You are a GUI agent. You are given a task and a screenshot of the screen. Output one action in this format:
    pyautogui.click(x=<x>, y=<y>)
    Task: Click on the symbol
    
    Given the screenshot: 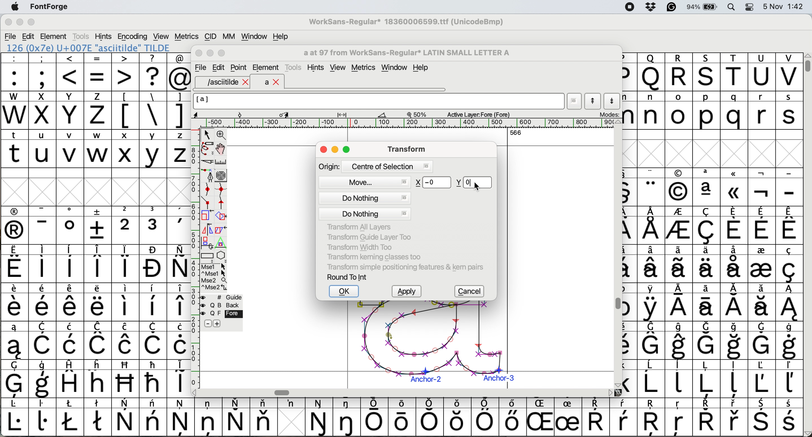 What is the action you would take?
    pyautogui.click(x=679, y=303)
    